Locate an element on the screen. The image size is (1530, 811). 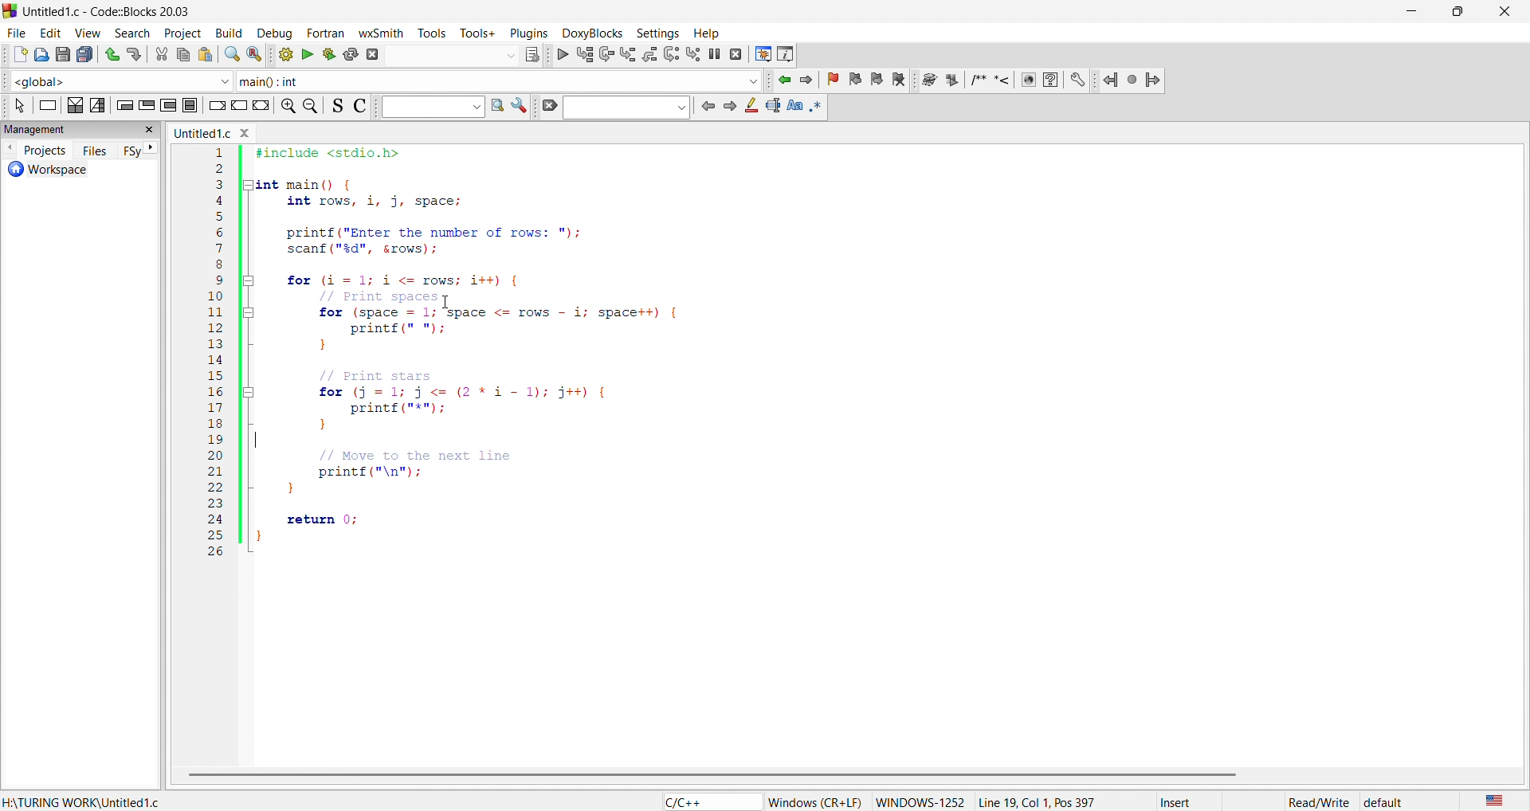
projects tab is located at coordinates (35, 149).